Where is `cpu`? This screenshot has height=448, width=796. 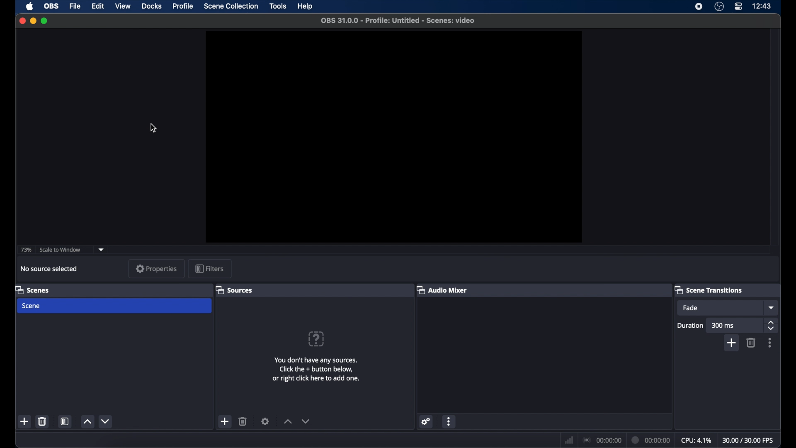
cpu is located at coordinates (696, 439).